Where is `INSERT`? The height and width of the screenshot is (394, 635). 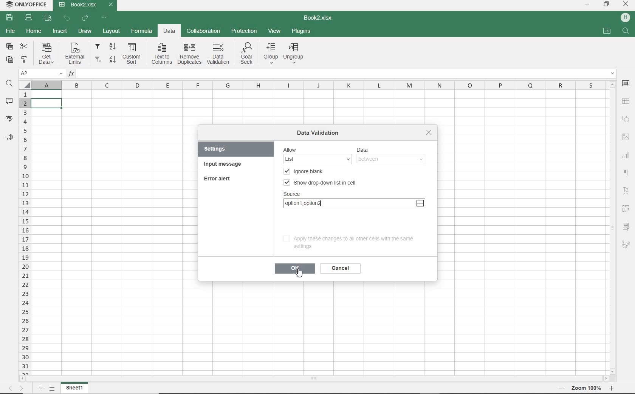 INSERT is located at coordinates (60, 30).